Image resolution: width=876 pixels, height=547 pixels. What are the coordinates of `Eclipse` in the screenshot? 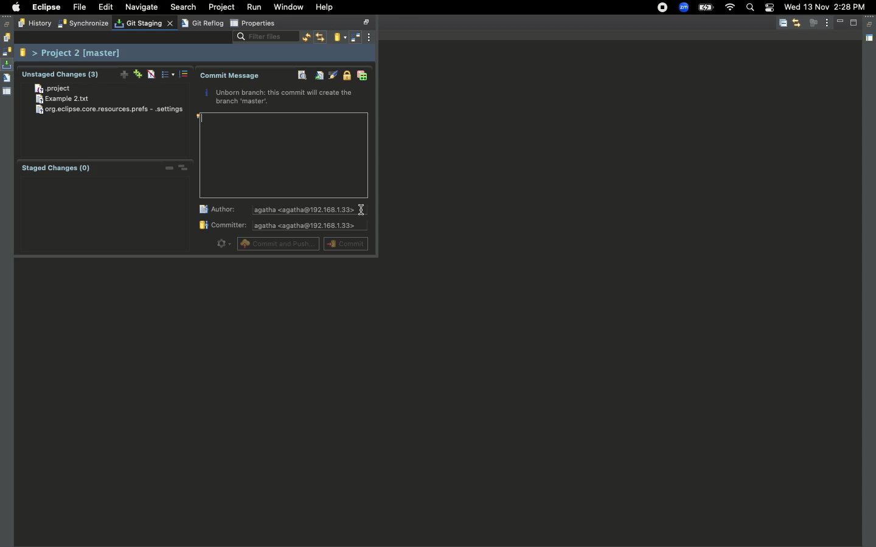 It's located at (46, 7).